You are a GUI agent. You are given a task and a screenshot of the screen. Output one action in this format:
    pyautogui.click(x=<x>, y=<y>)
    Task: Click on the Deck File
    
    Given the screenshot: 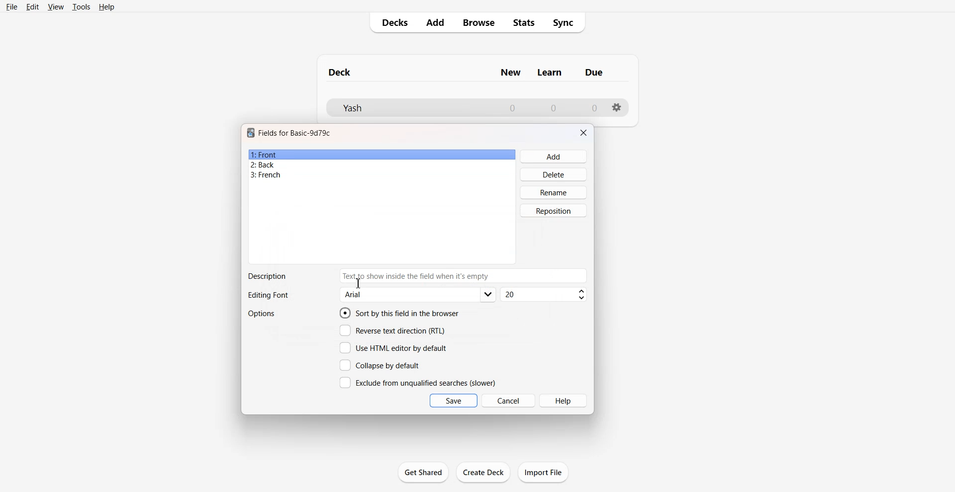 What is the action you would take?
    pyautogui.click(x=408, y=108)
    